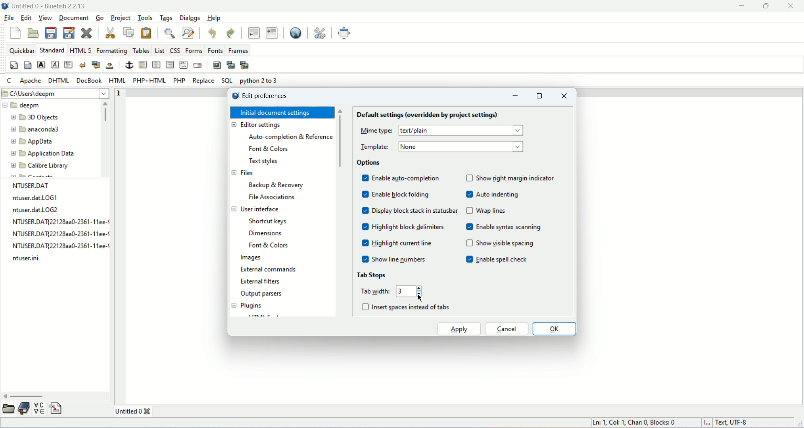 The height and width of the screenshot is (428, 804). Describe the element at coordinates (23, 409) in the screenshot. I see `bookmark` at that location.